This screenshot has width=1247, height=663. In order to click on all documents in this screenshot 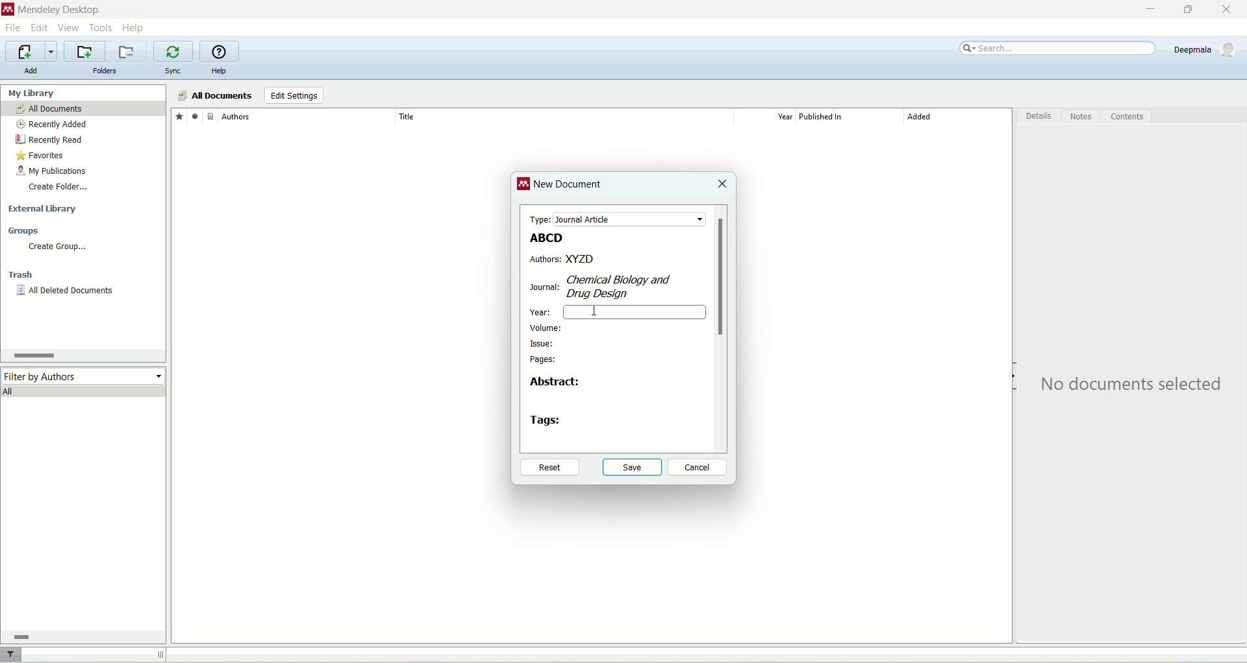, I will do `click(214, 96)`.